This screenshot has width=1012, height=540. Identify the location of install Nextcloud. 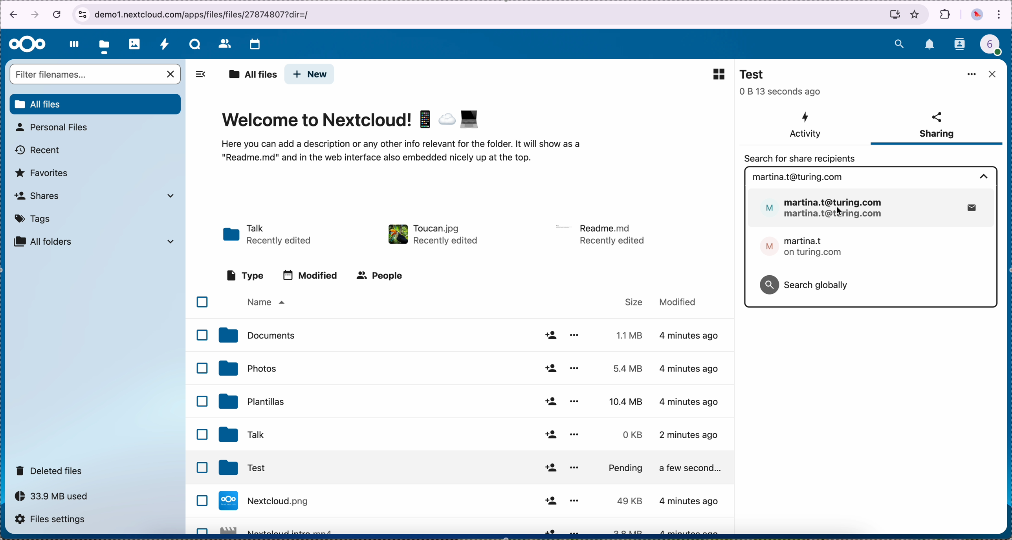
(895, 16).